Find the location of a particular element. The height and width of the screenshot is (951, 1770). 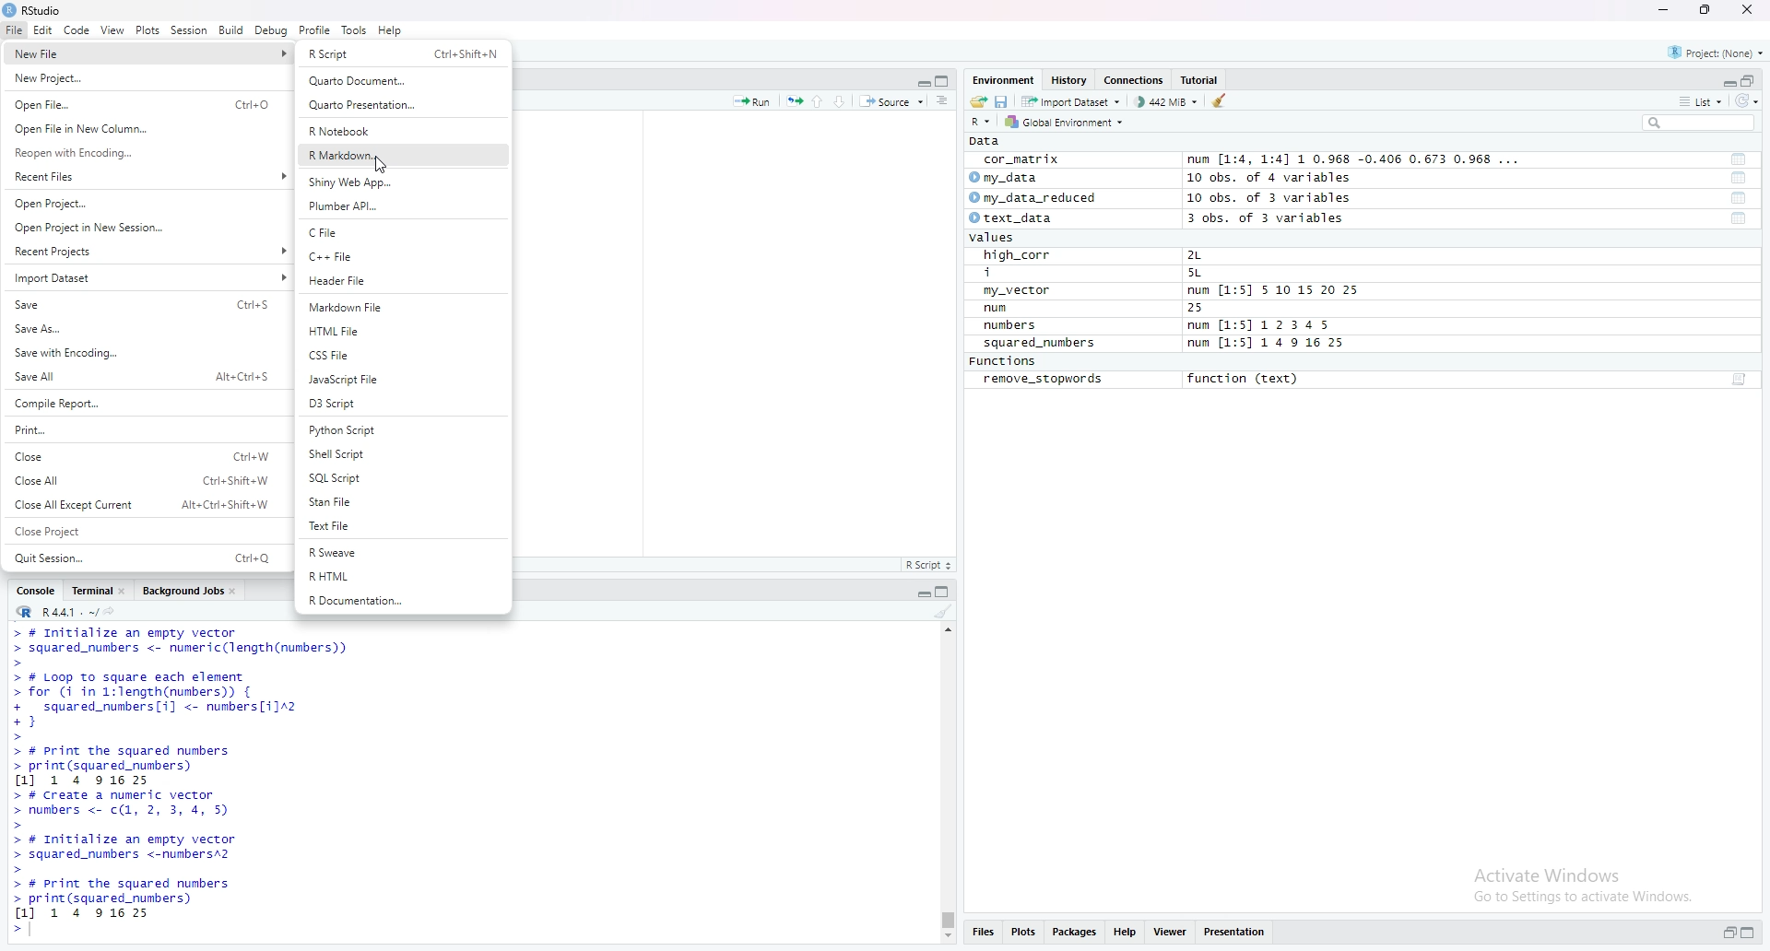

R Script Ctri+Shift+N is located at coordinates (403, 53).